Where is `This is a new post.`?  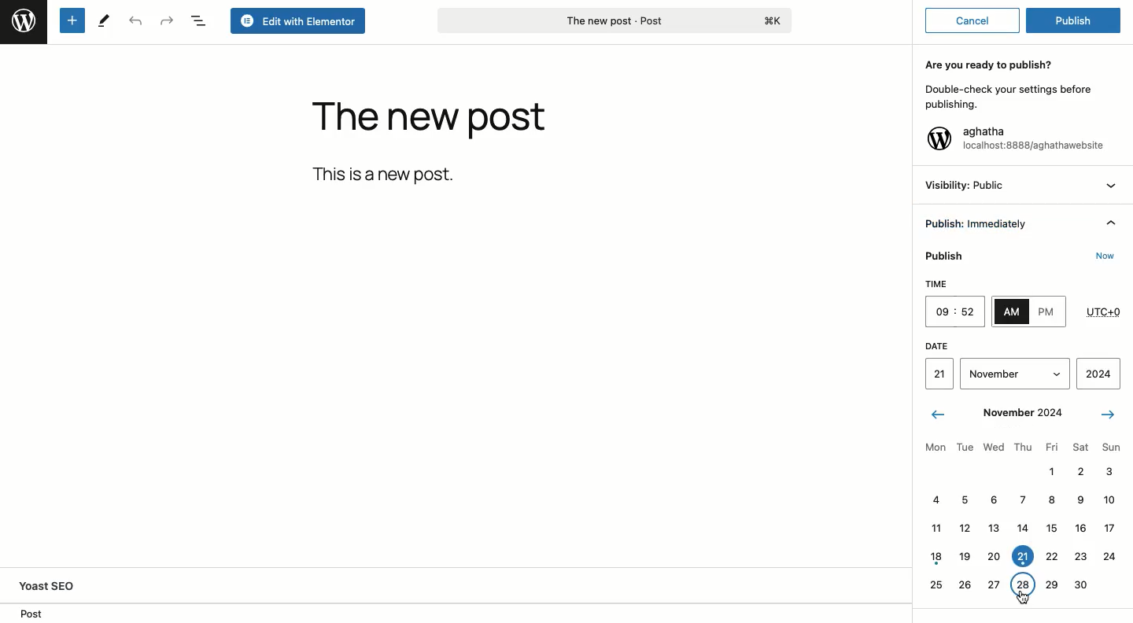
This is a new post. is located at coordinates (387, 174).